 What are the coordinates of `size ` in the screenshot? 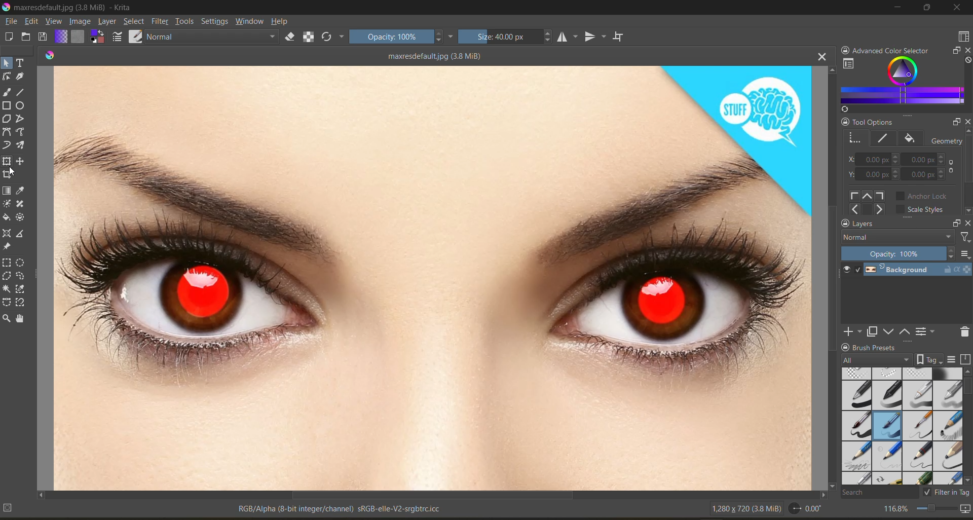 It's located at (508, 36).